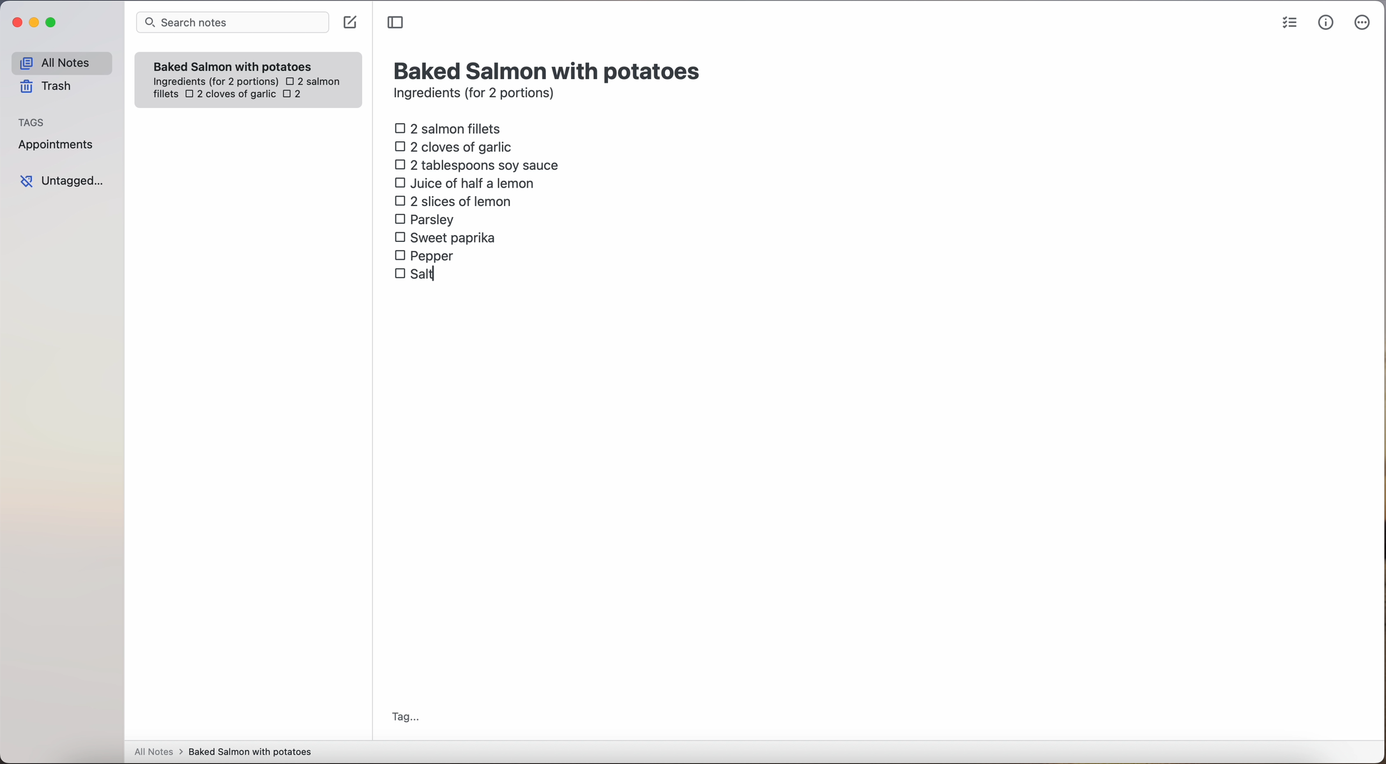  What do you see at coordinates (230, 95) in the screenshot?
I see `2 cloves of garlic` at bounding box center [230, 95].